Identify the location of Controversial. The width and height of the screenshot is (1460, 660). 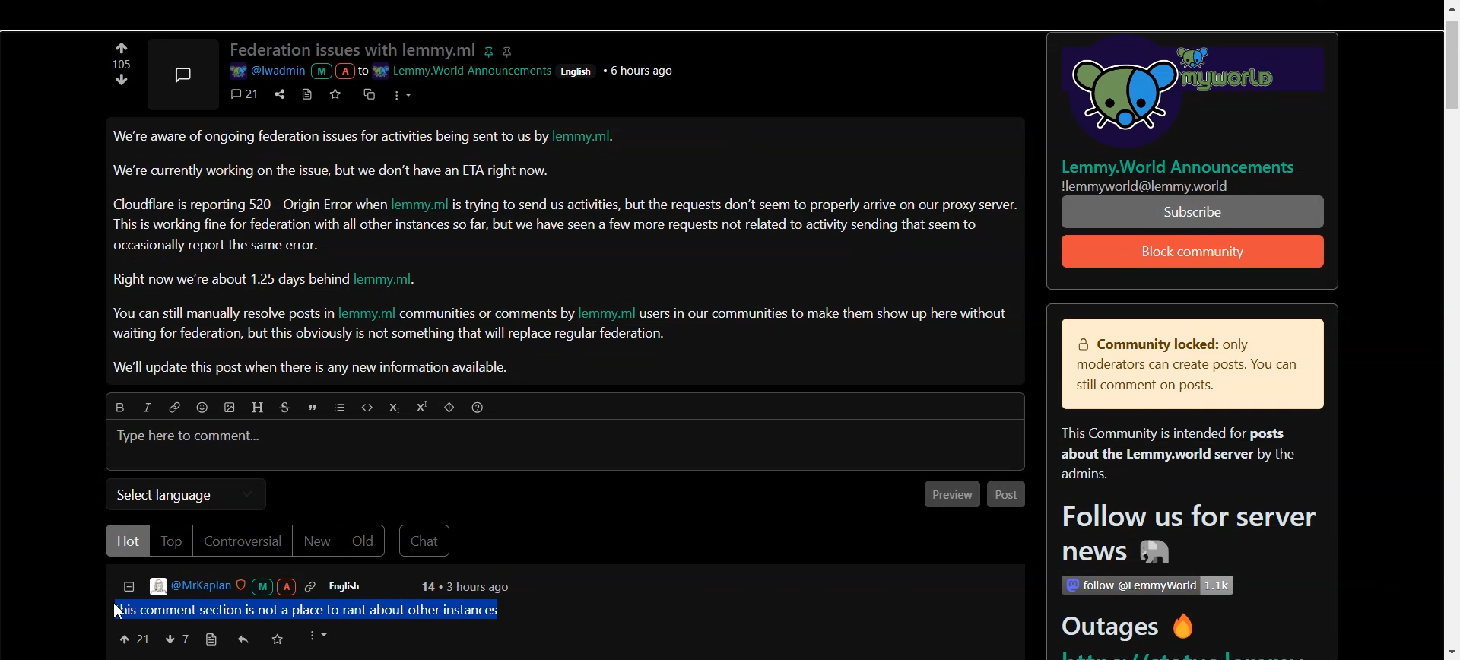
(242, 541).